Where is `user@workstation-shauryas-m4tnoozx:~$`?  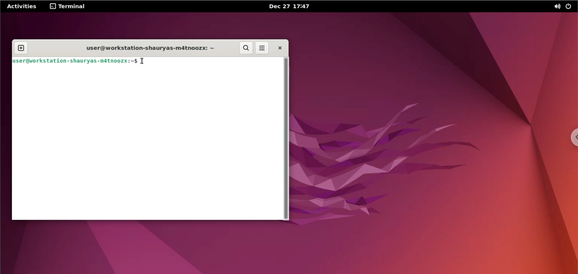 user@workstation-shauryas-m4tnoozx:~$ is located at coordinates (75, 60).